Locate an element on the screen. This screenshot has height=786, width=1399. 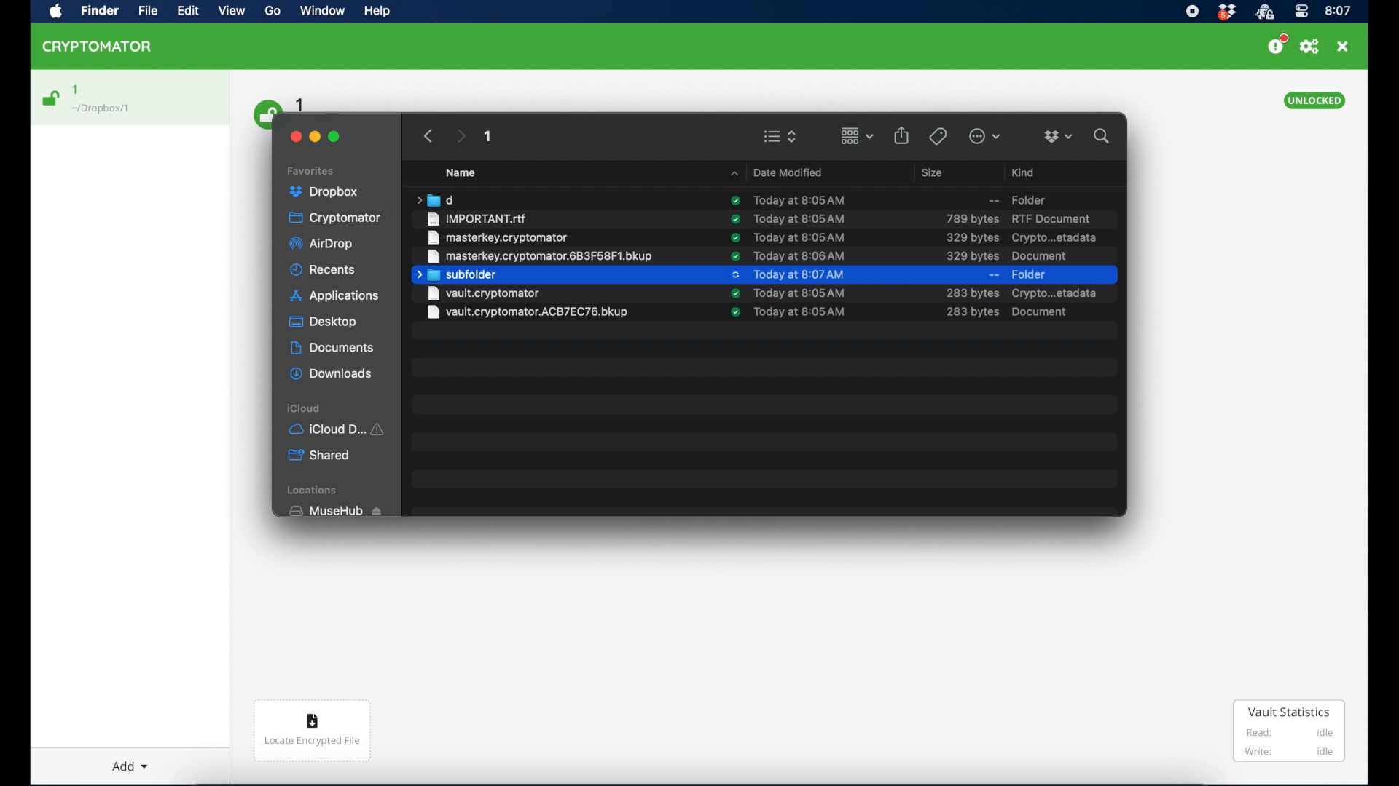
musehub is located at coordinates (334, 511).